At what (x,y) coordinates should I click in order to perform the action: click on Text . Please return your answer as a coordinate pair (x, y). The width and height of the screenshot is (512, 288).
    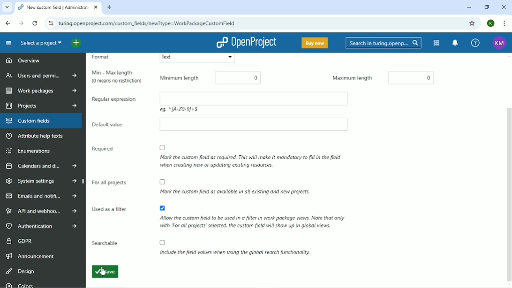
    Looking at the image, I should click on (197, 58).